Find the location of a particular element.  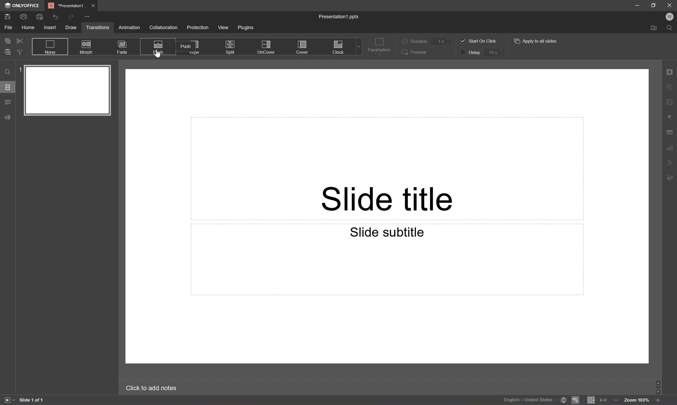

Find is located at coordinates (8, 72).